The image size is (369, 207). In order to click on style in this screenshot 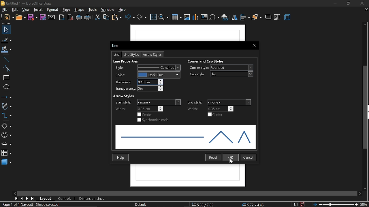, I will do `click(160, 68)`.